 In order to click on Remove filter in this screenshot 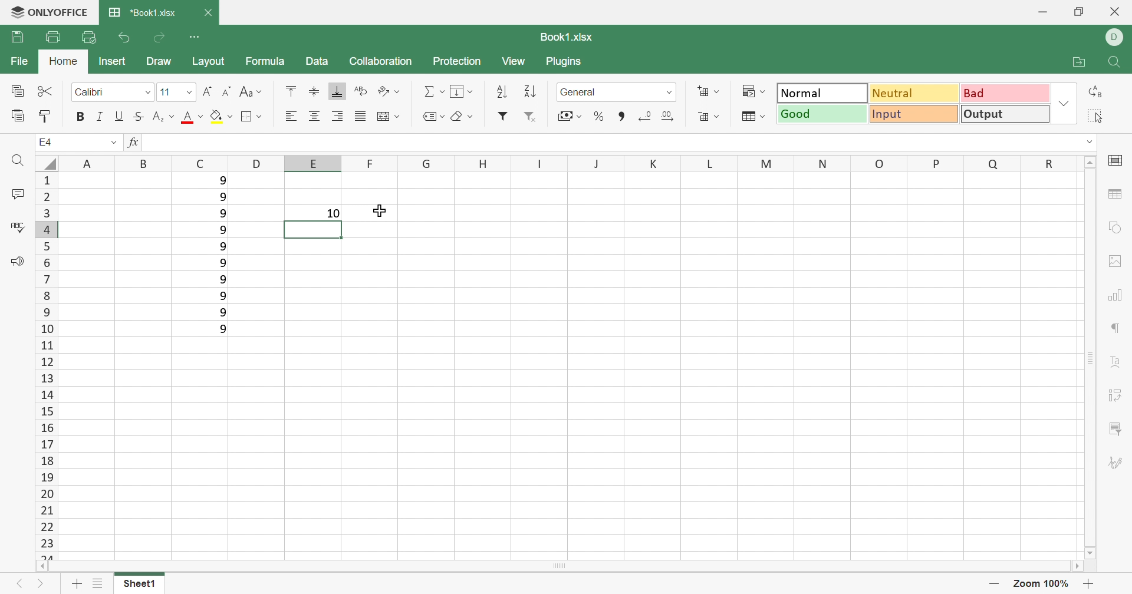, I will do `click(529, 116)`.